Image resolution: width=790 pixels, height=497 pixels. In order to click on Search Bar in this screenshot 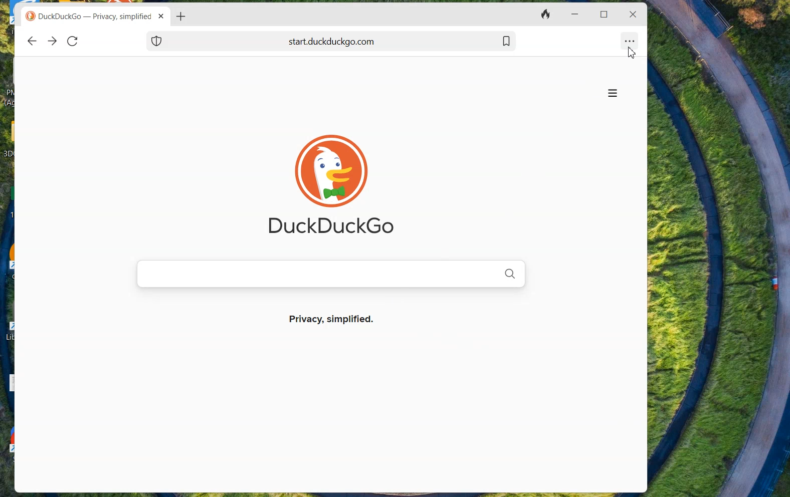, I will do `click(329, 274)`.